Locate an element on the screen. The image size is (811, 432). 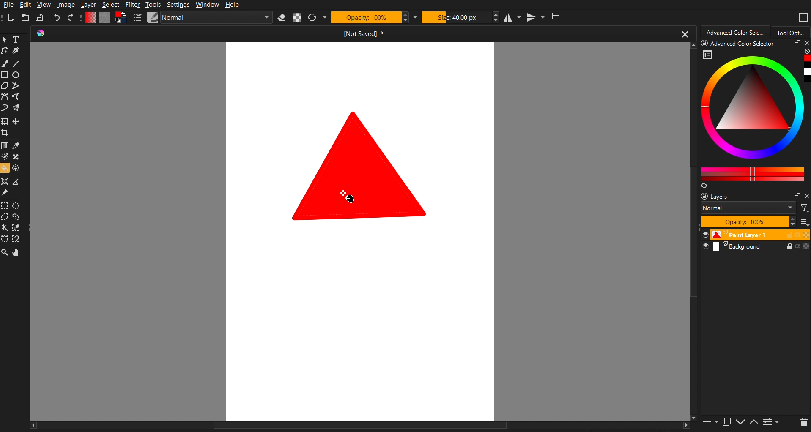
Pointer is located at coordinates (5, 38).